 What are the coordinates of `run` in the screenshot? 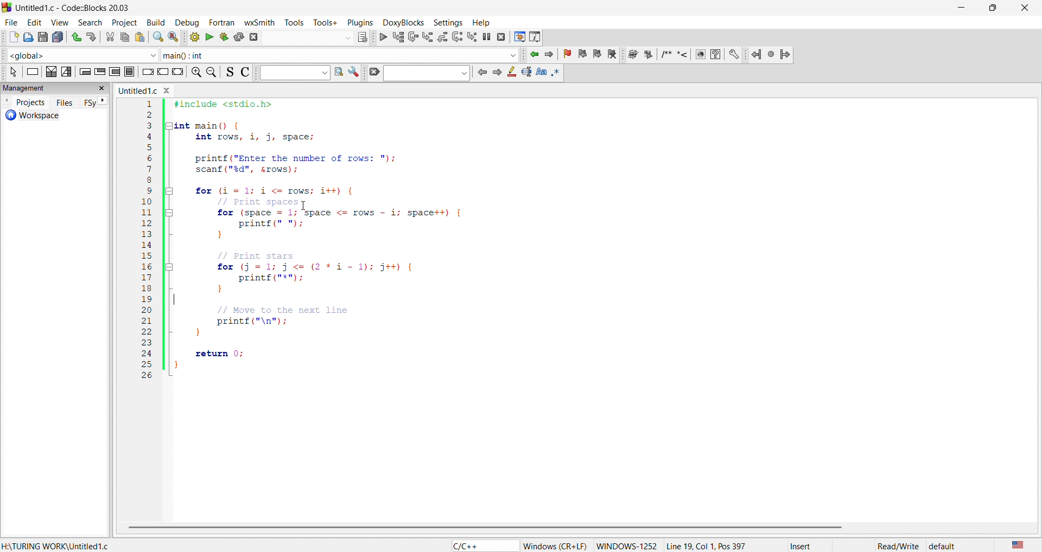 It's located at (208, 36).